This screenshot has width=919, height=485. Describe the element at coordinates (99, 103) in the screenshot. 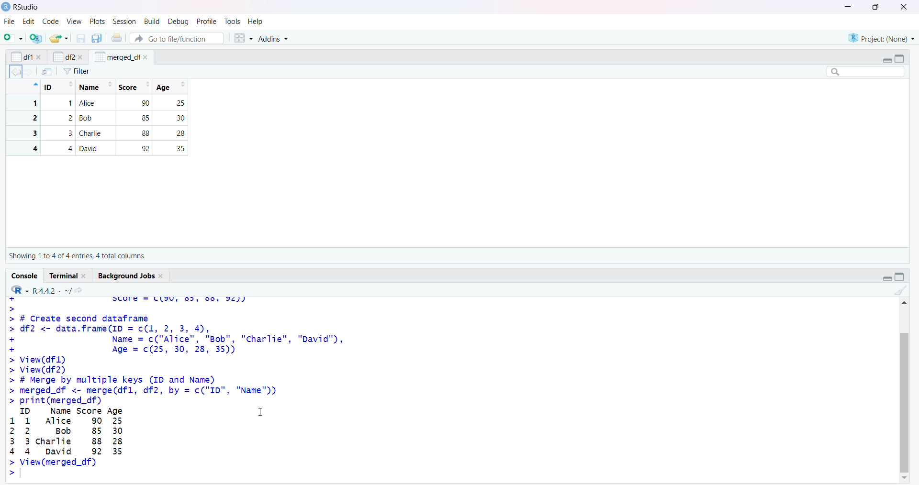

I see `1 1 Alice 90 25` at that location.